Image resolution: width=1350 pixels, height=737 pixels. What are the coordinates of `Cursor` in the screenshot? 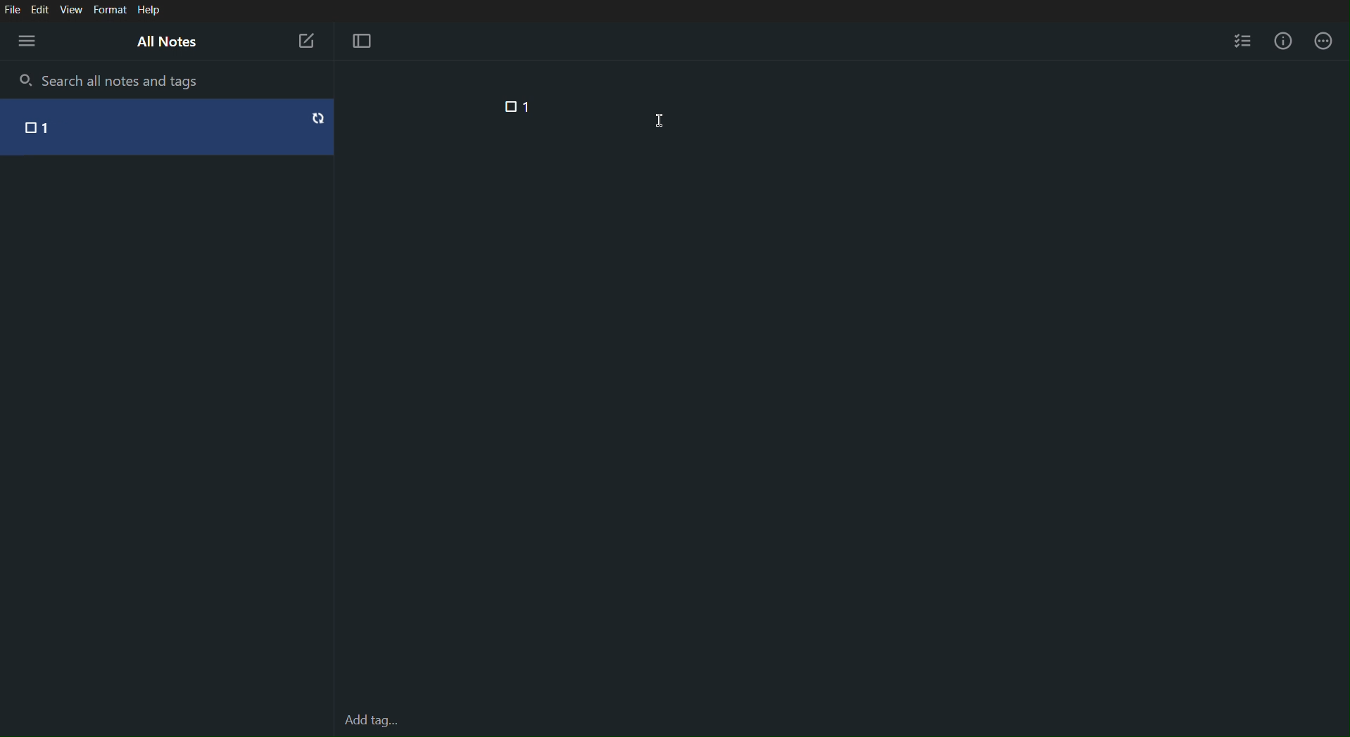 It's located at (661, 120).